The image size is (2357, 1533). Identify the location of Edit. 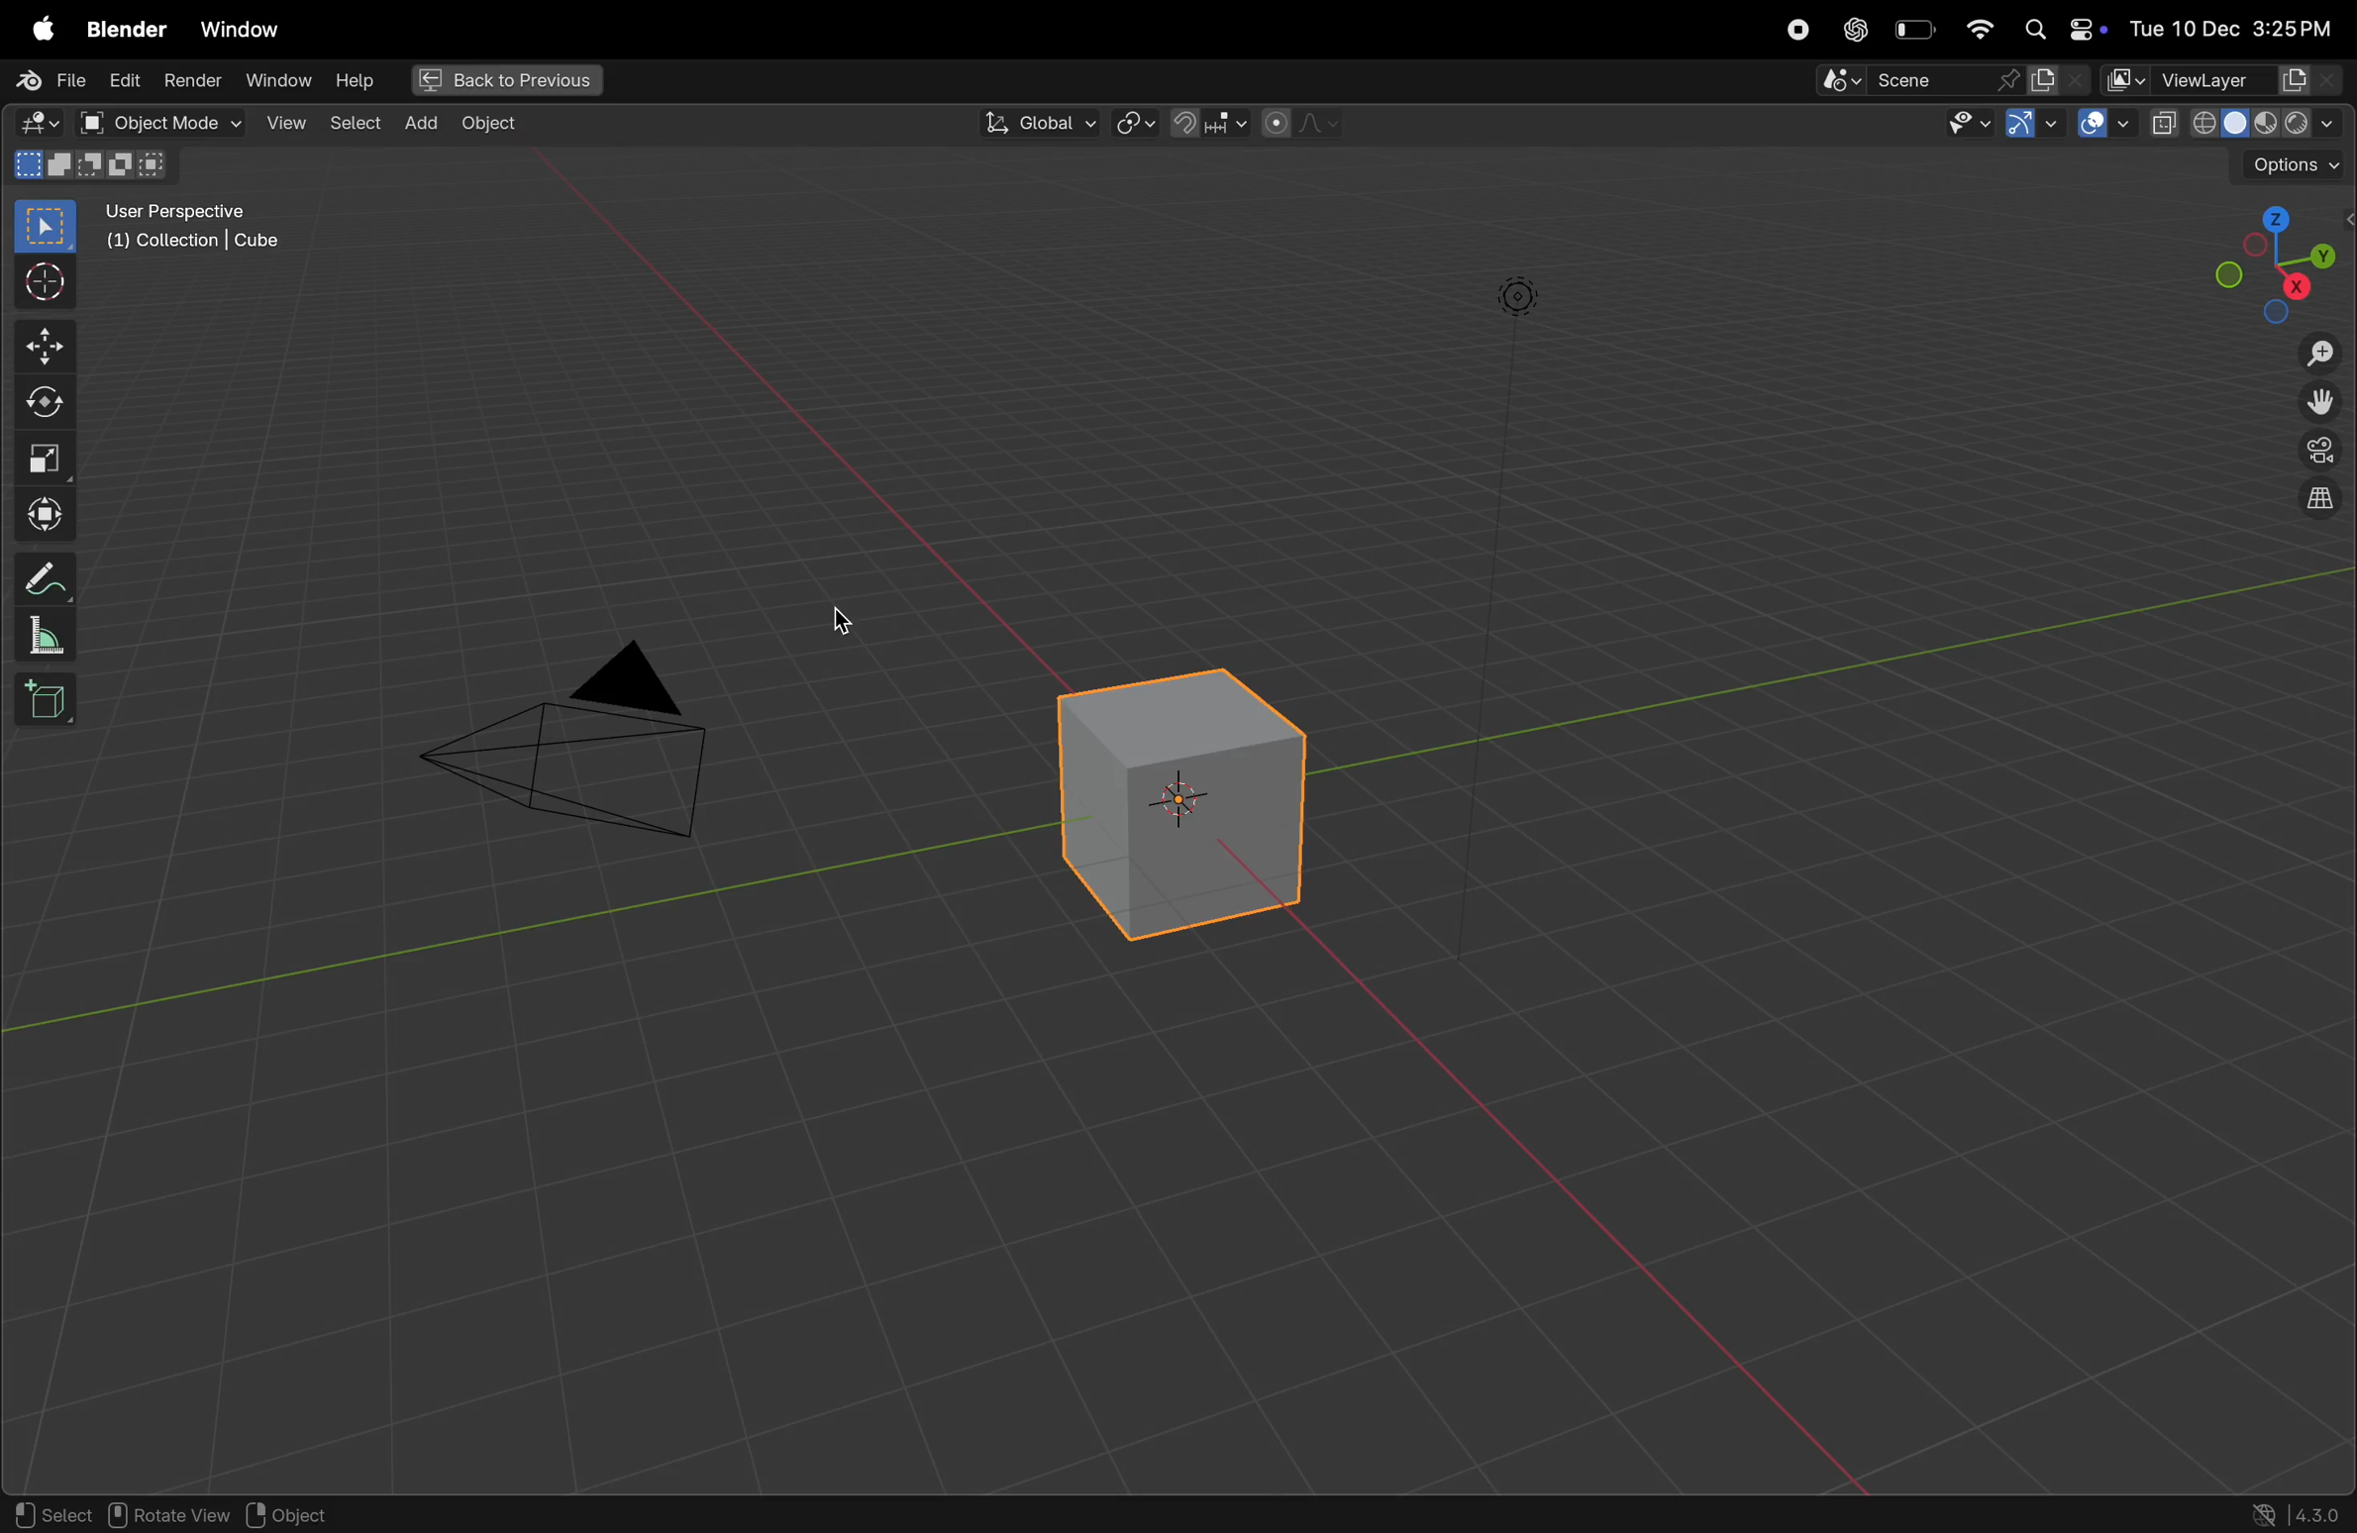
(126, 79).